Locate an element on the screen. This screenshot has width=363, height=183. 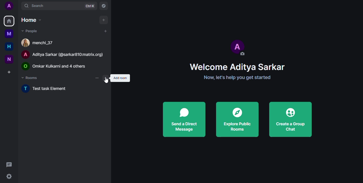
add room is located at coordinates (120, 78).